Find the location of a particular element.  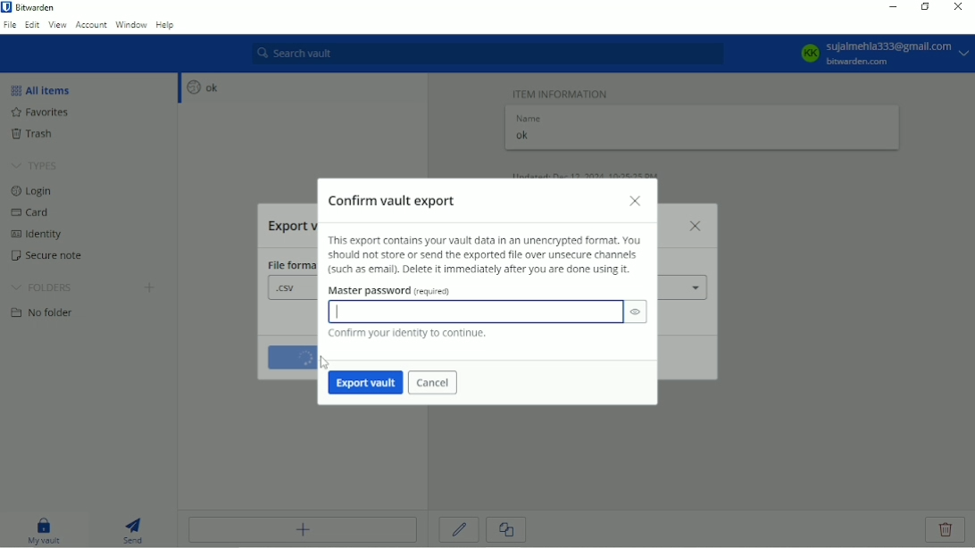

Restore down is located at coordinates (925, 6).